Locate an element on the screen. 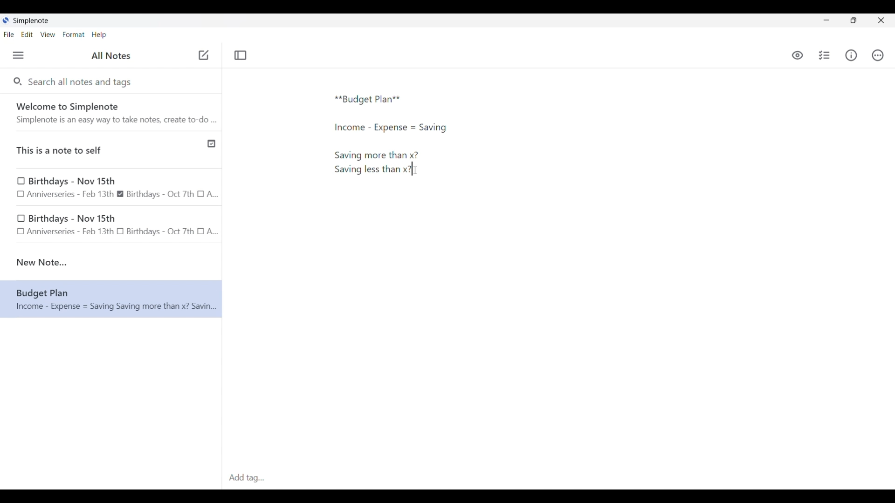 This screenshot has width=895, height=503. View menu is located at coordinates (48, 34).